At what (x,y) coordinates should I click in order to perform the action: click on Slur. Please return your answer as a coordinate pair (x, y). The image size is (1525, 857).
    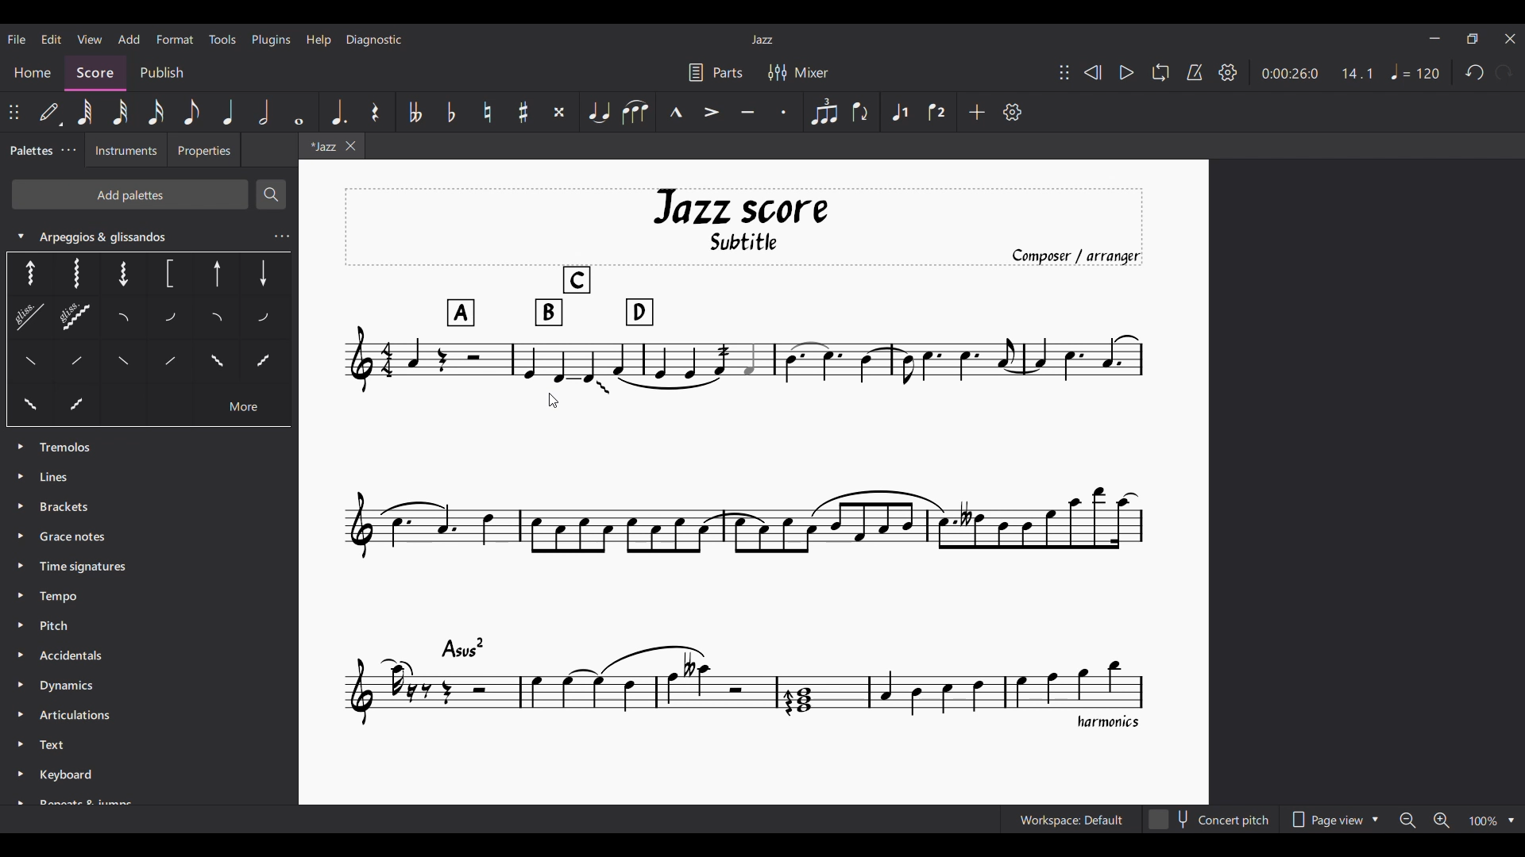
    Looking at the image, I should click on (635, 112).